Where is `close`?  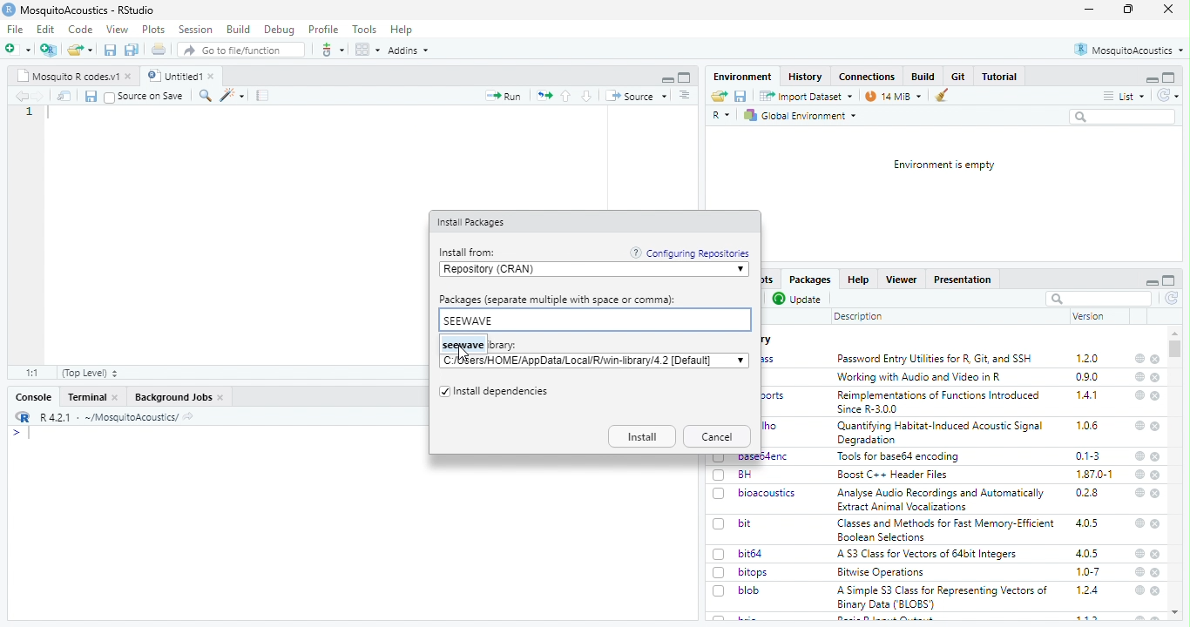
close is located at coordinates (1155, 378).